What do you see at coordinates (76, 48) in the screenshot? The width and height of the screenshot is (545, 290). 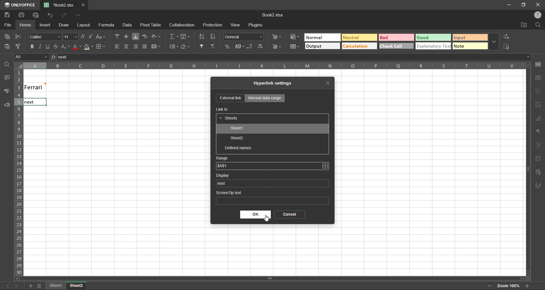 I see `font color` at bounding box center [76, 48].